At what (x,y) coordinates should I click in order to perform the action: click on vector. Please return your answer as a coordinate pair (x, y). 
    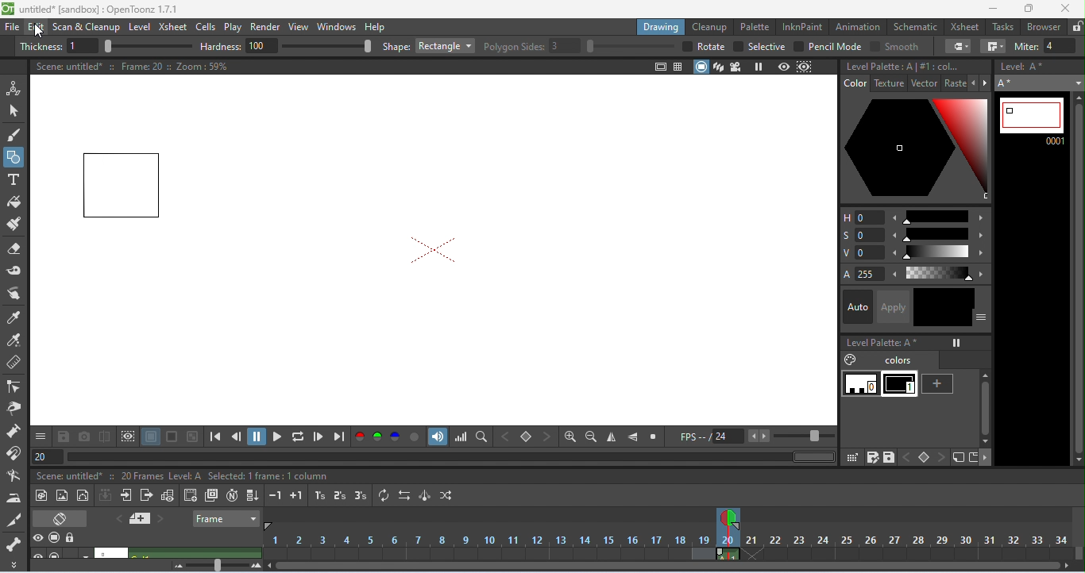
    Looking at the image, I should click on (925, 83).